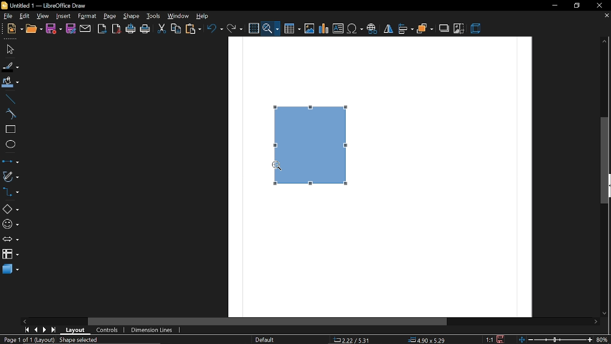 This screenshot has width=611, height=344. Describe the element at coordinates (49, 6) in the screenshot. I see `| Untitled 1 — LibreOffice Draw` at that location.